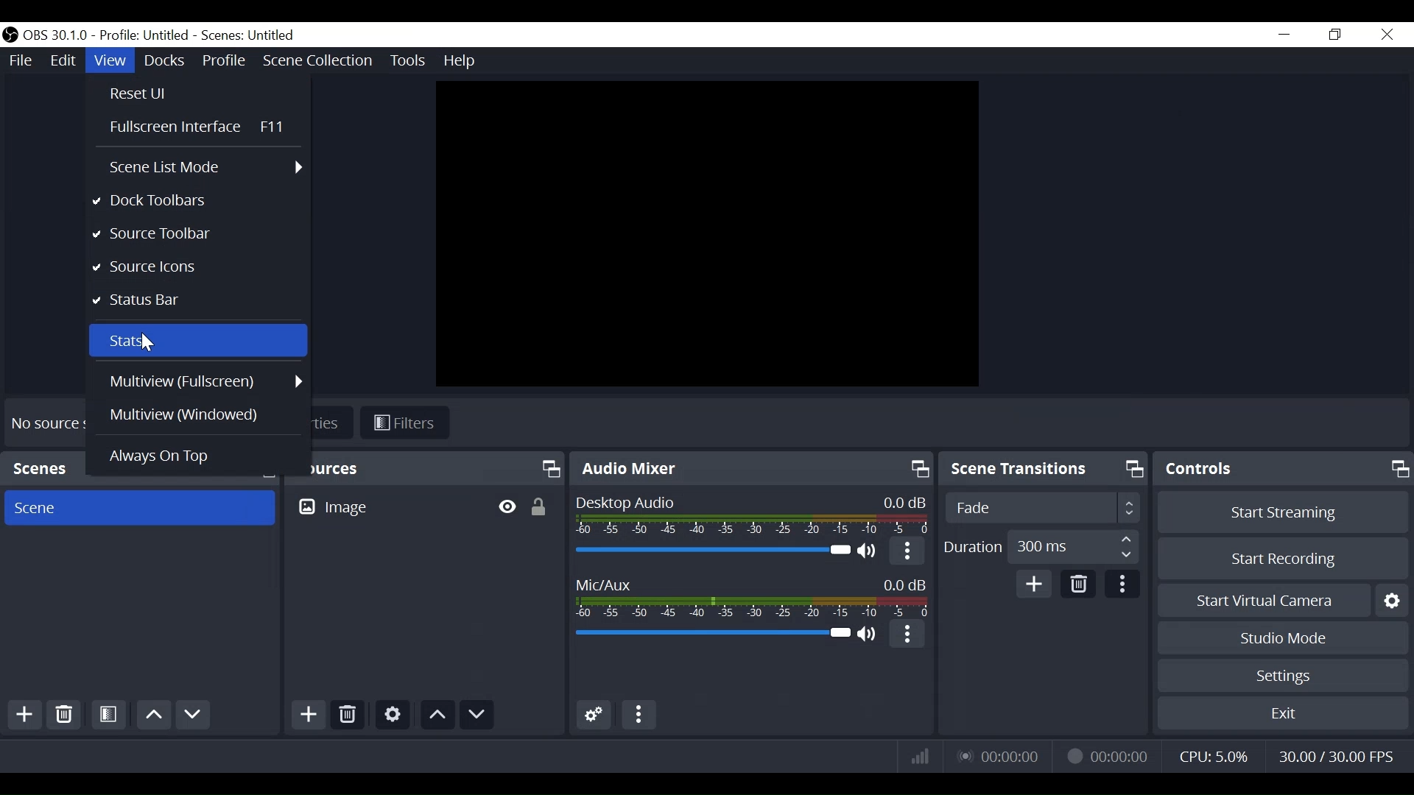 The width and height of the screenshot is (1414, 795). Describe the element at coordinates (1284, 513) in the screenshot. I see `Start Streaming` at that location.